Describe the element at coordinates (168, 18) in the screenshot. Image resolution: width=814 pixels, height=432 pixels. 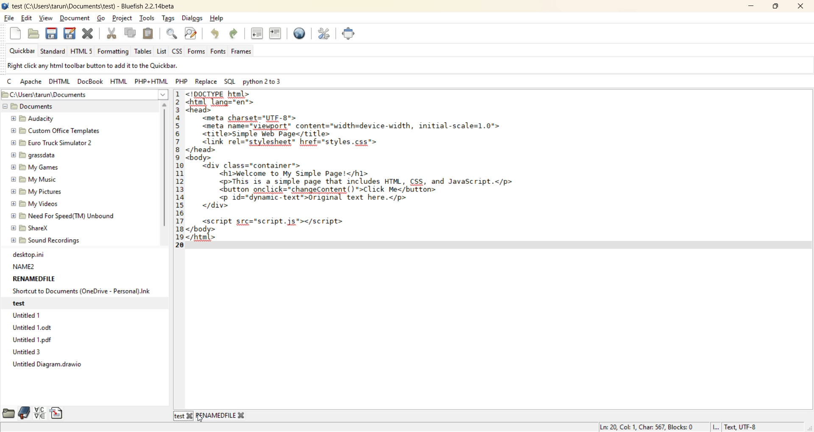
I see `tags` at that location.